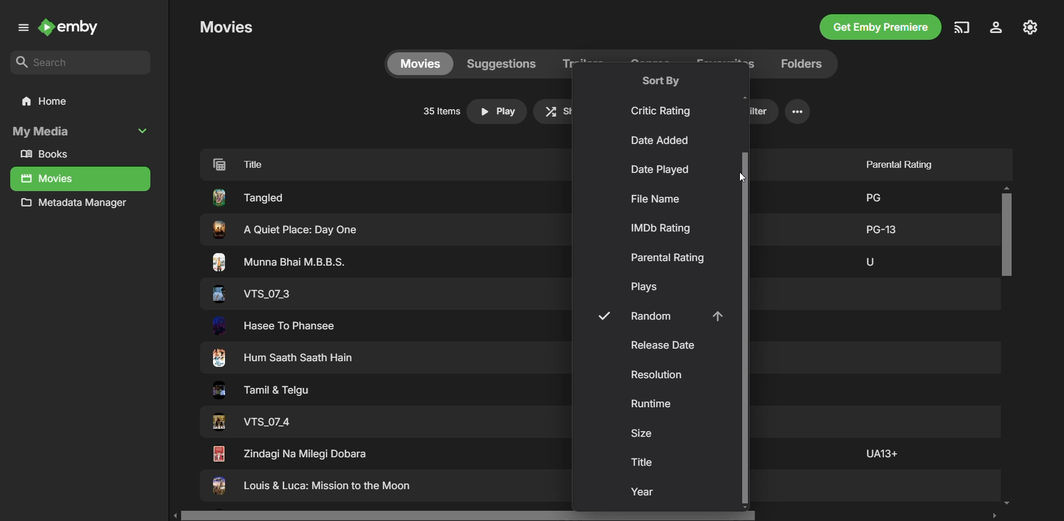 The height and width of the screenshot is (521, 1064). Describe the element at coordinates (252, 423) in the screenshot. I see `` at that location.